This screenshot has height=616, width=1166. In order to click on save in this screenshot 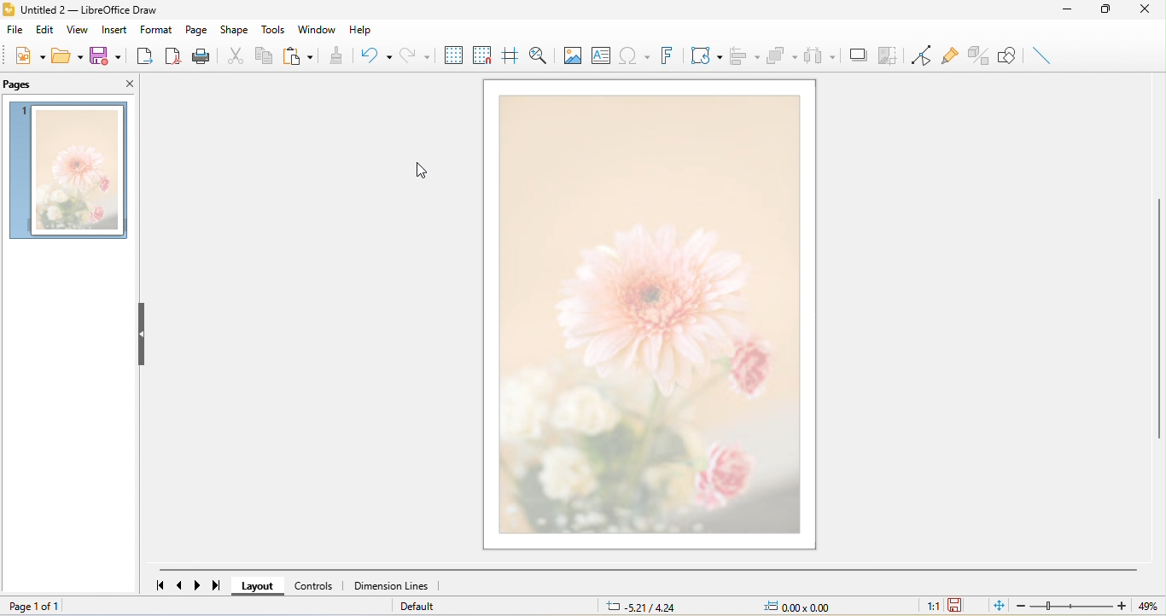, I will do `click(104, 55)`.